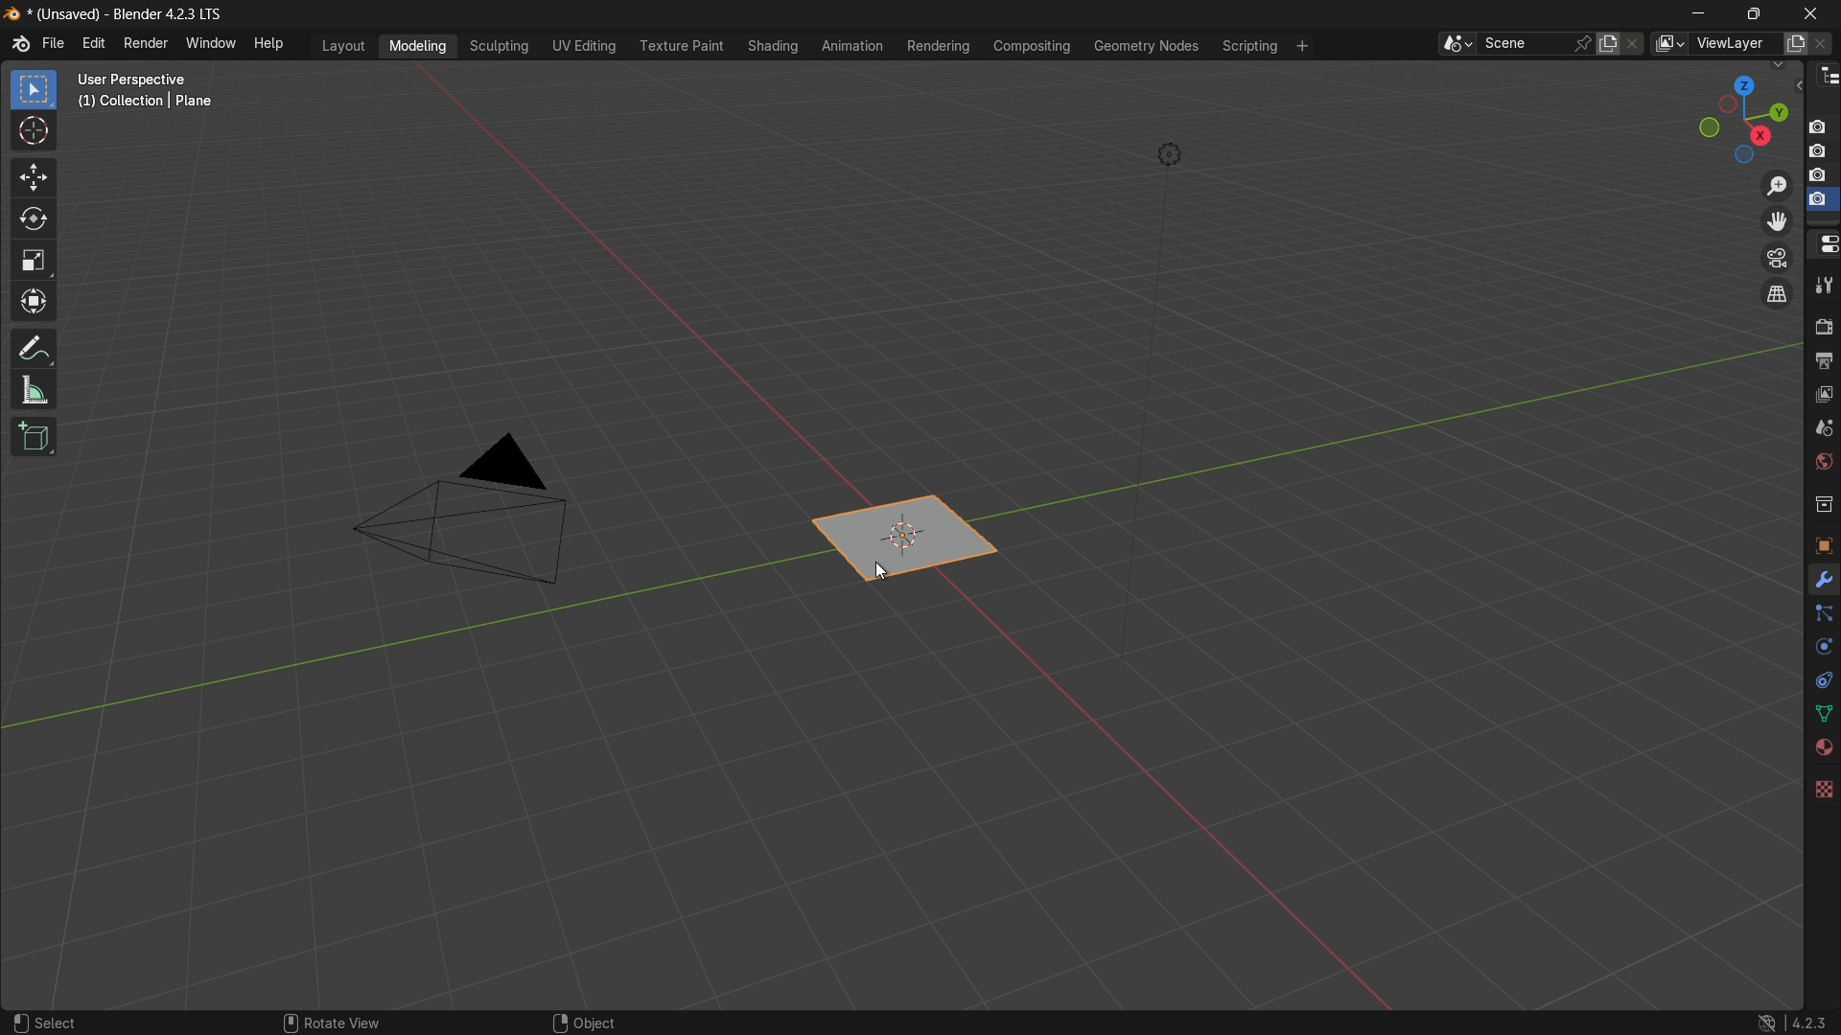  What do you see at coordinates (1823, 679) in the screenshot?
I see `constraints` at bounding box center [1823, 679].